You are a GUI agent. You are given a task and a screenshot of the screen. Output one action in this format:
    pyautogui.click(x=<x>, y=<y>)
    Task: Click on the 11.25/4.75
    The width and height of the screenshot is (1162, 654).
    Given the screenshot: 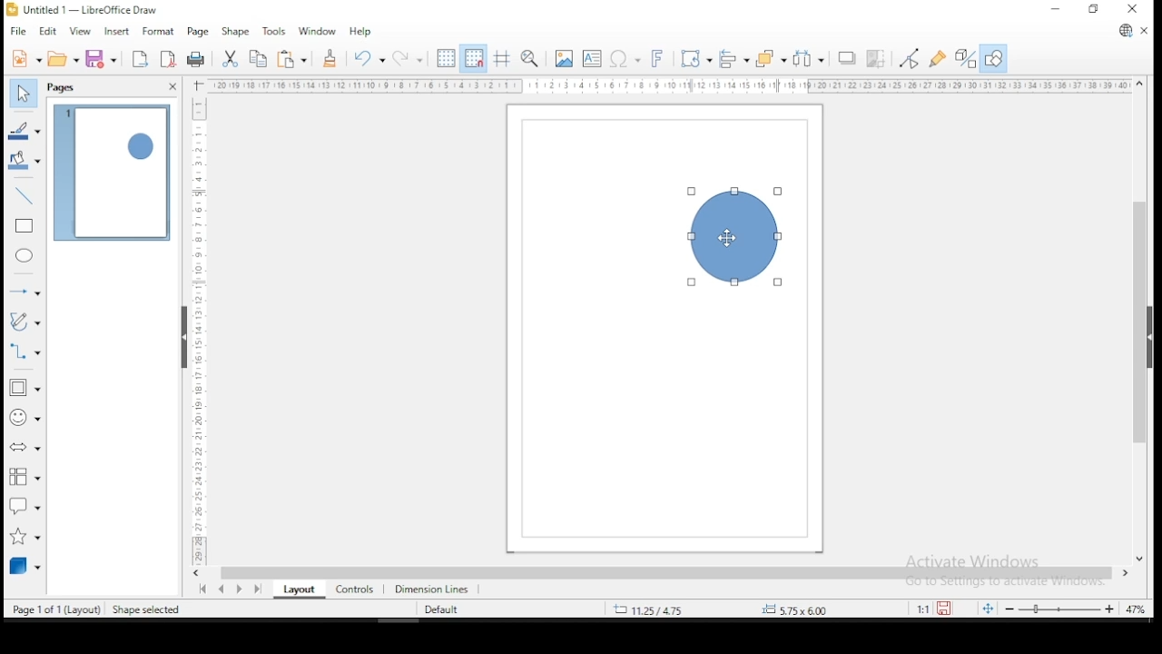 What is the action you would take?
    pyautogui.click(x=653, y=609)
    